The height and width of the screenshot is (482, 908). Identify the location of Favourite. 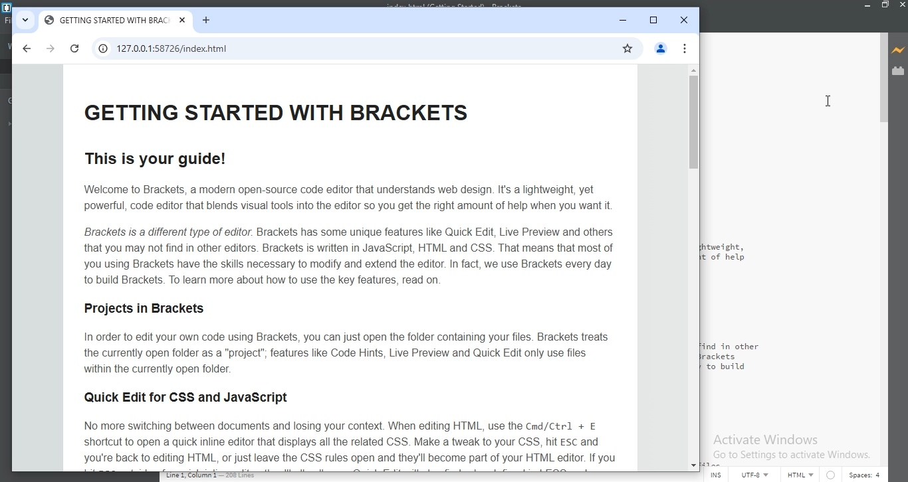
(627, 50).